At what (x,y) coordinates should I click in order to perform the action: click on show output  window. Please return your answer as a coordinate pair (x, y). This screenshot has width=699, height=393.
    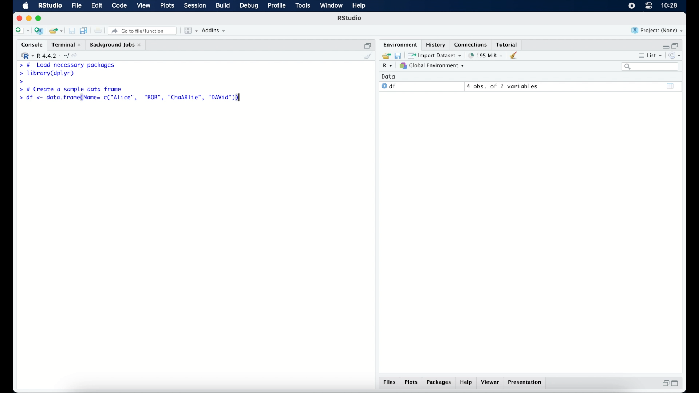
    Looking at the image, I should click on (671, 86).